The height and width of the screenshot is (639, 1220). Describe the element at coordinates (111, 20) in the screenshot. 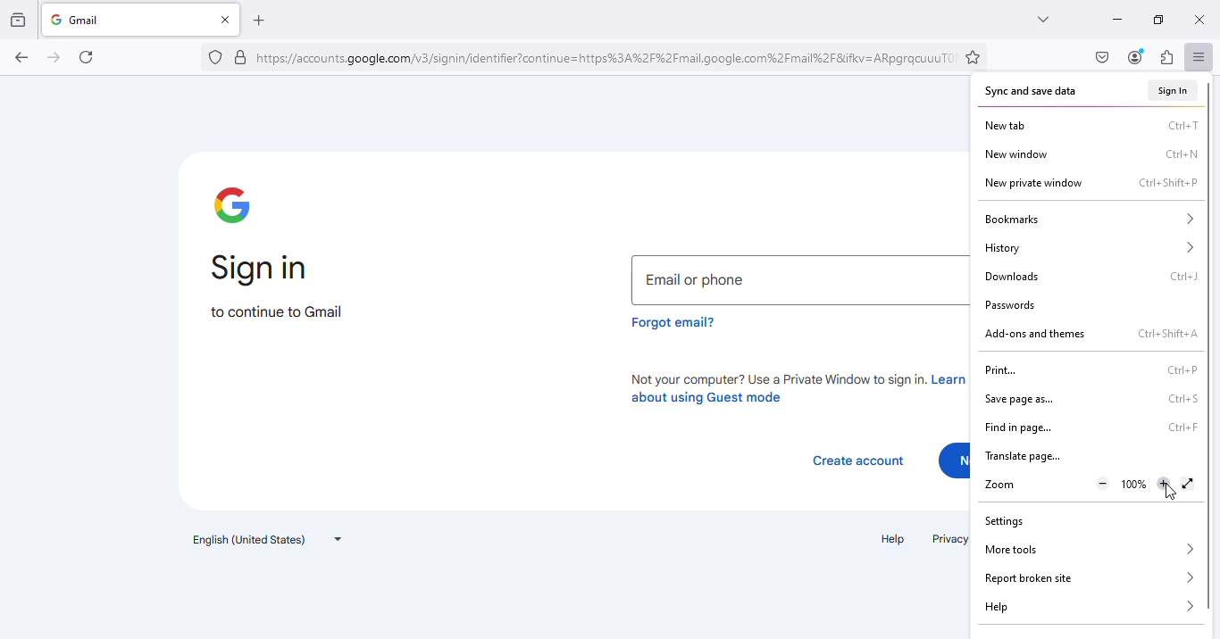

I see `gmail` at that location.